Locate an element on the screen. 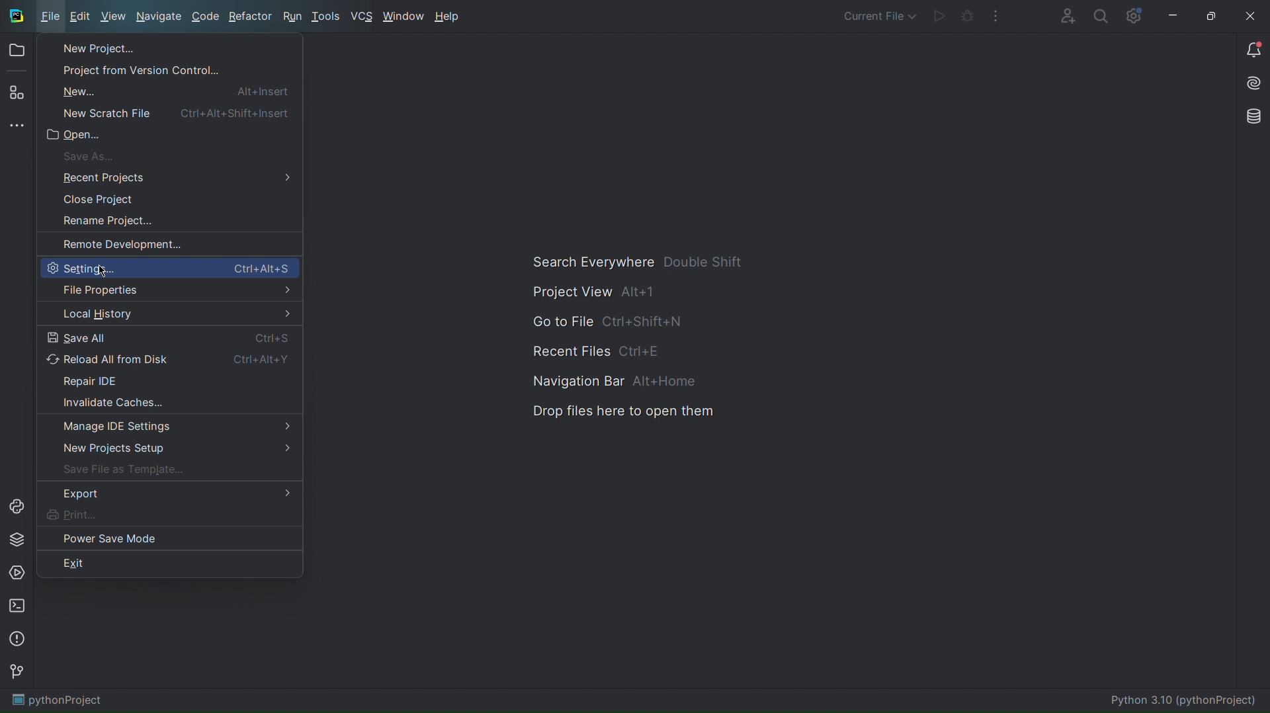 The height and width of the screenshot is (713, 1270). Navigation Bar is located at coordinates (607, 380).